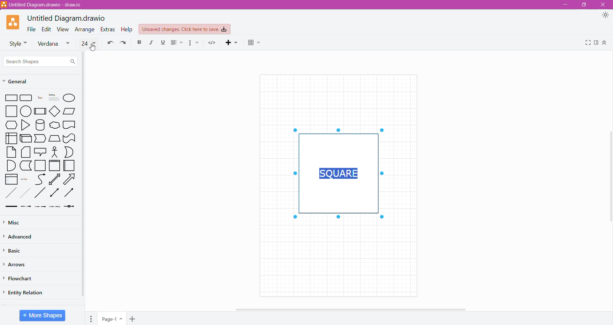  Describe the element at coordinates (66, 18) in the screenshot. I see `Untitled Diagram.drawio` at that location.